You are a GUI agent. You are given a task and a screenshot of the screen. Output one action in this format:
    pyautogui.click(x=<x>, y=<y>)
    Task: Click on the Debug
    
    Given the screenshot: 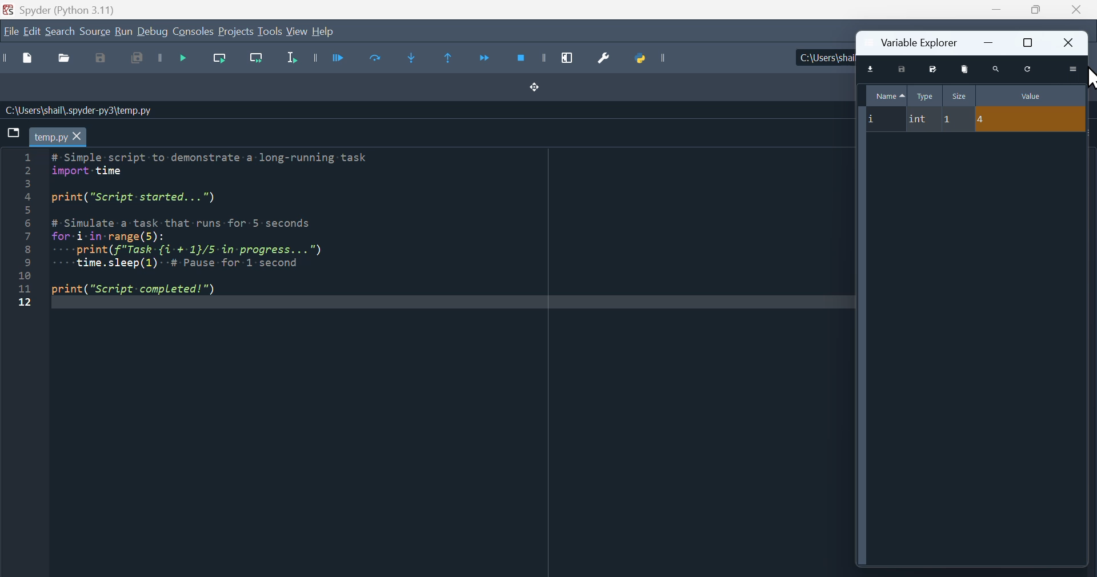 What is the action you would take?
    pyautogui.click(x=153, y=32)
    